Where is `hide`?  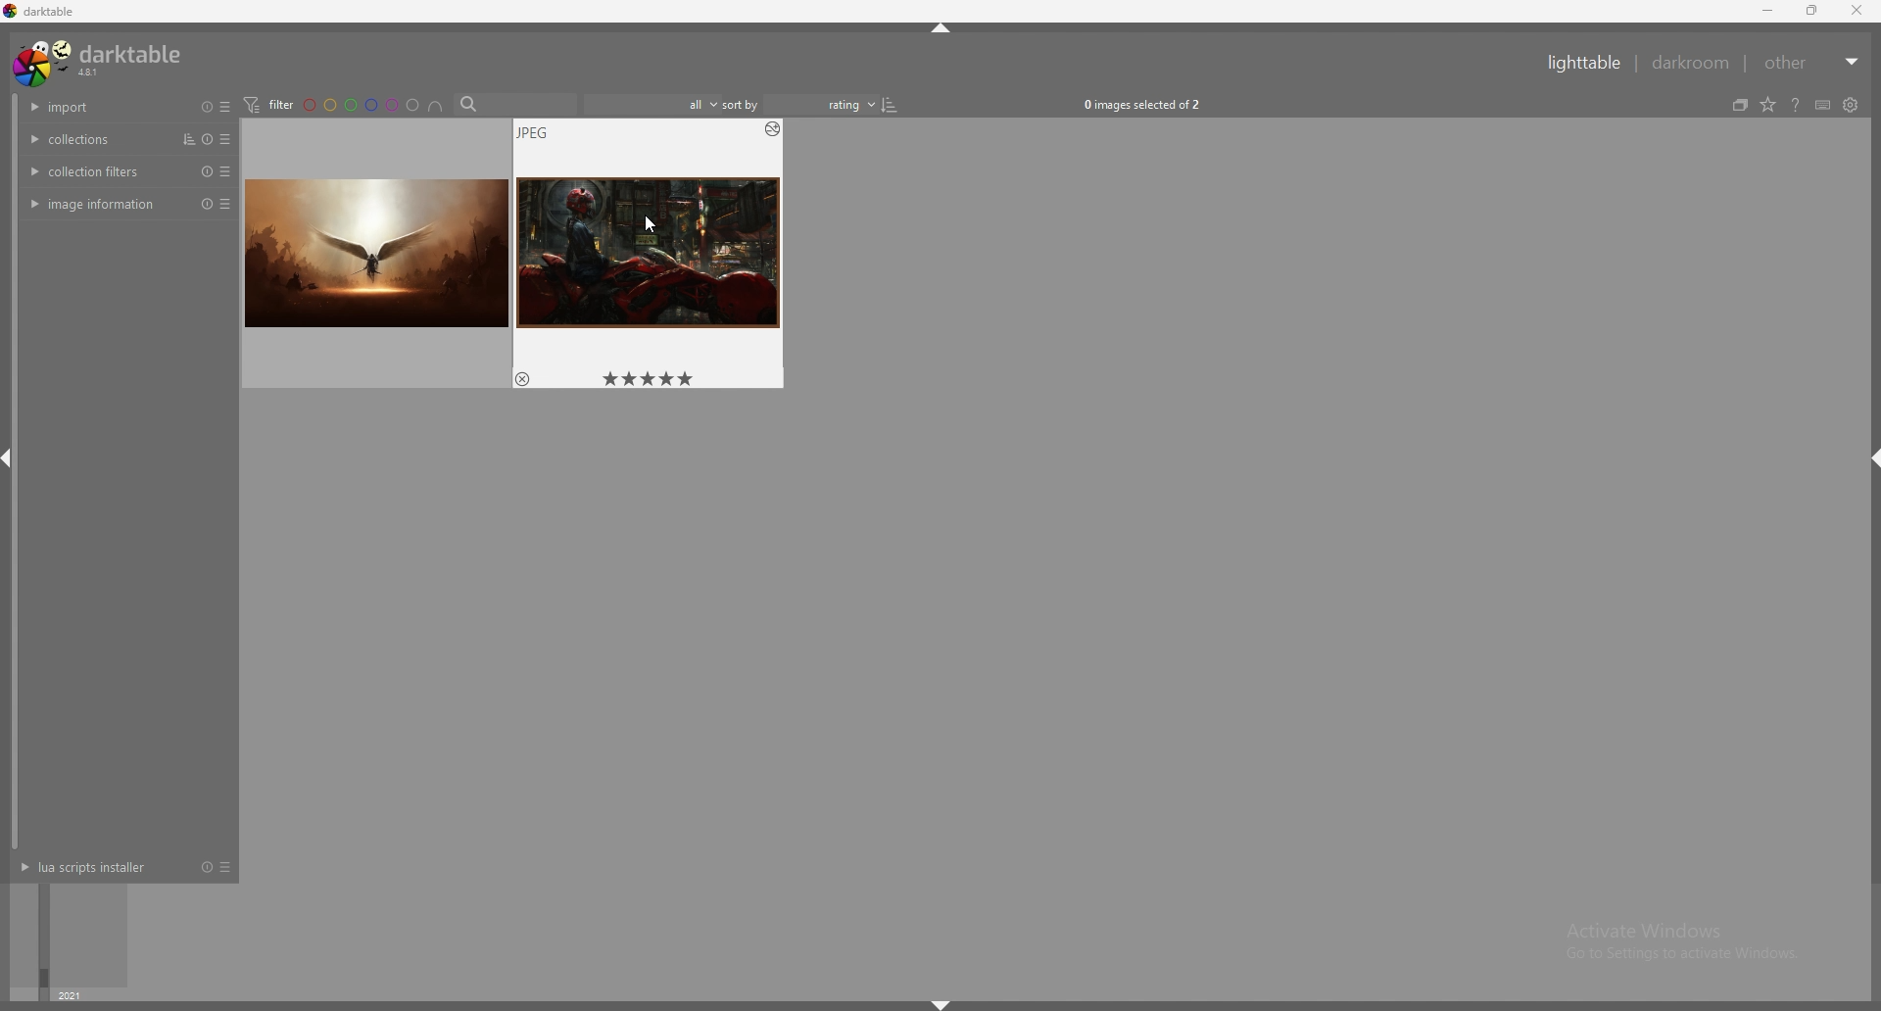 hide is located at coordinates (1869, 459).